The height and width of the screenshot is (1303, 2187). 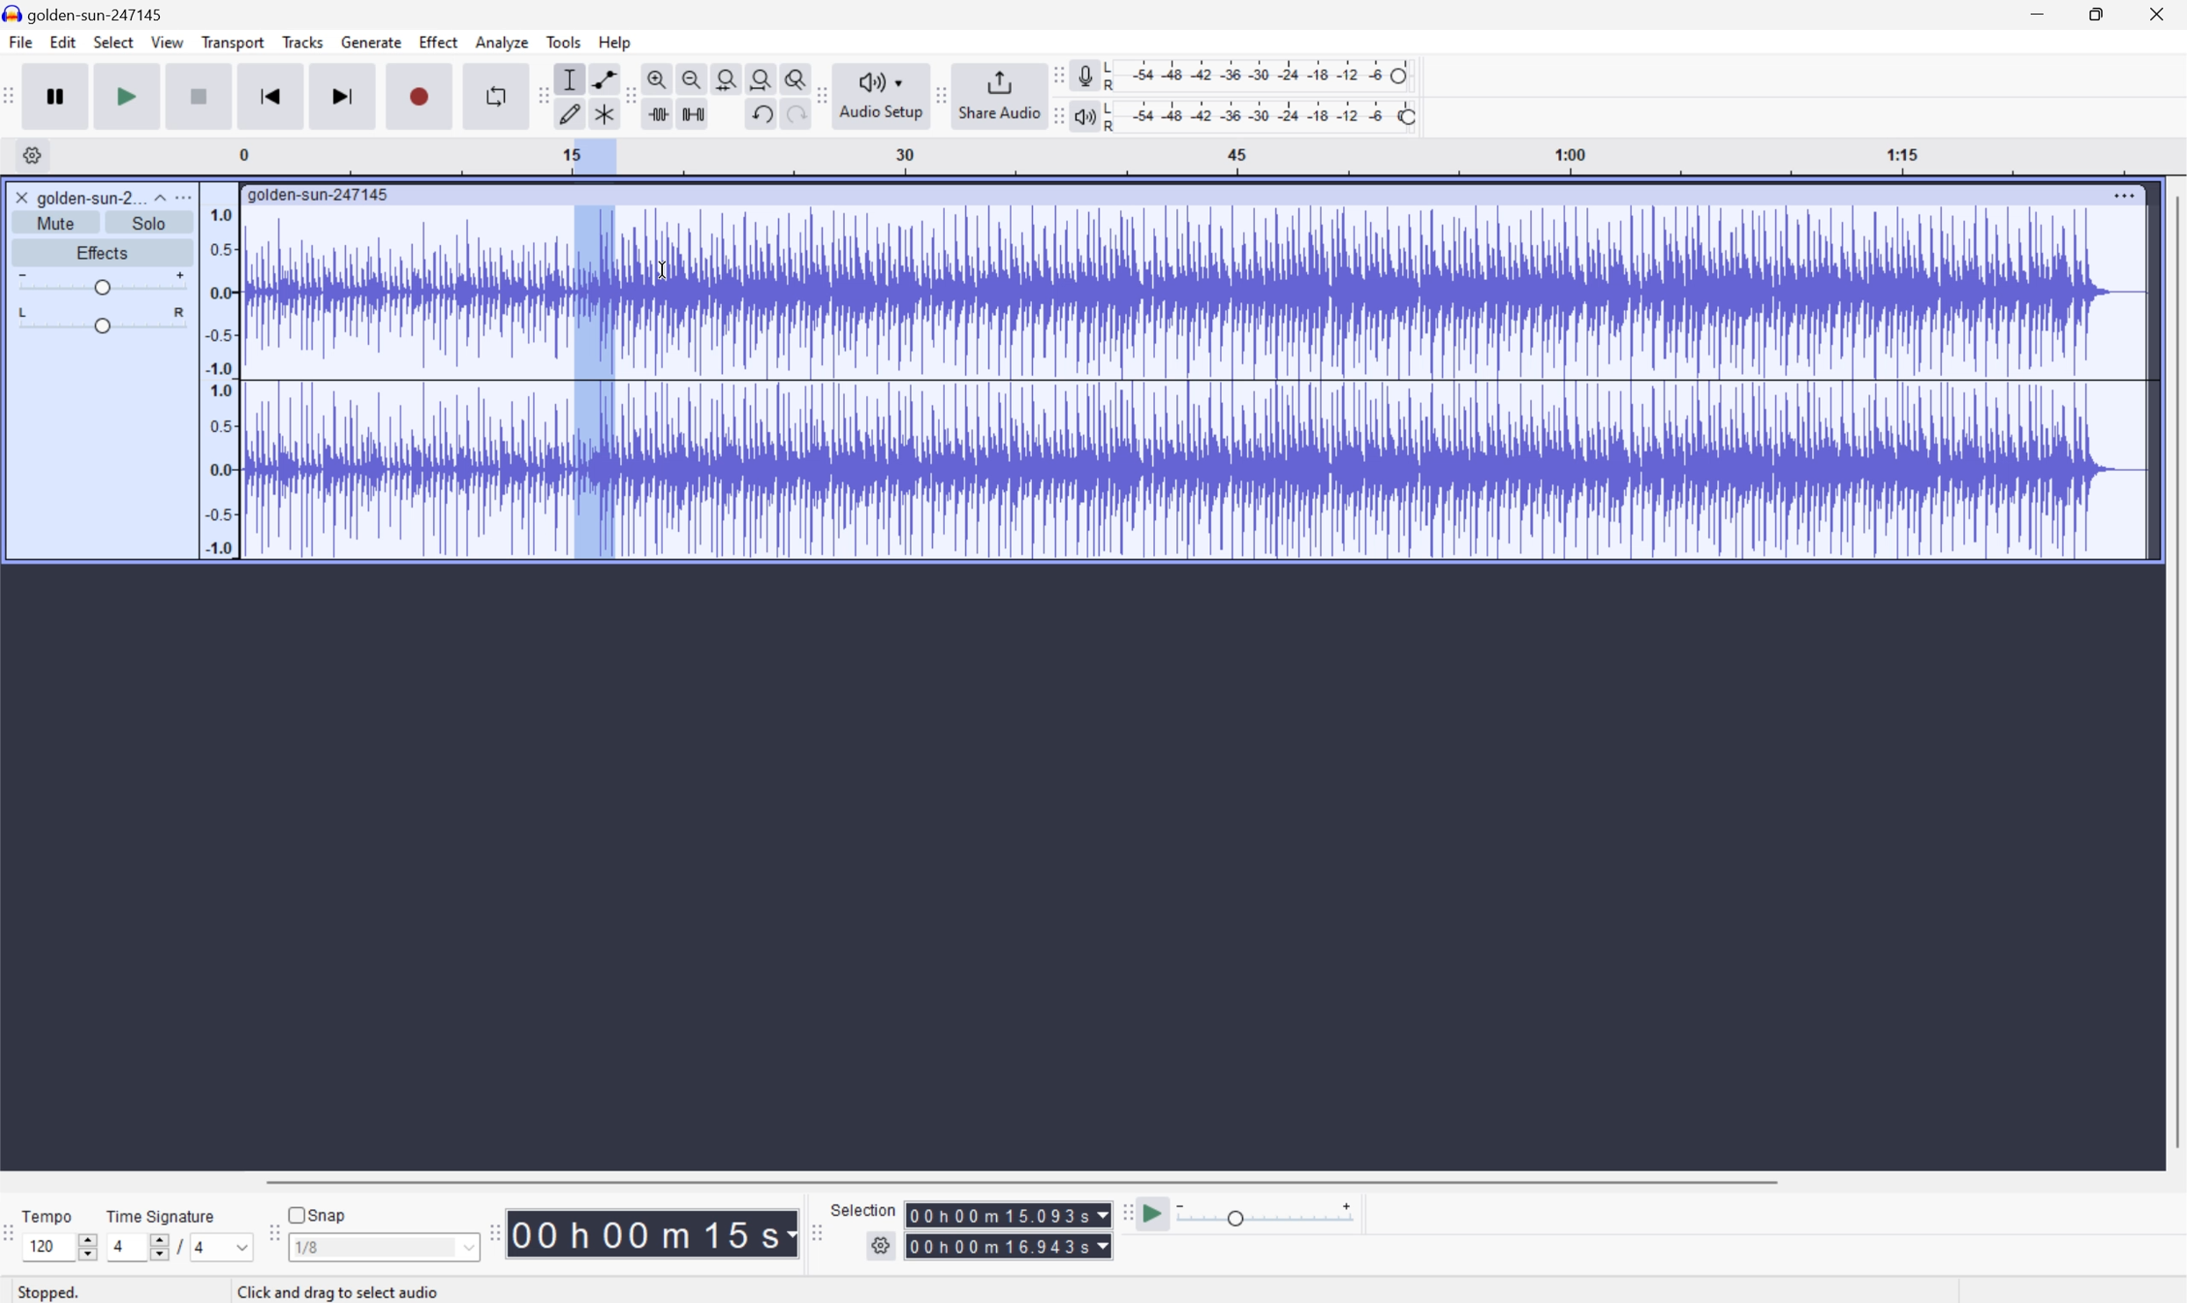 What do you see at coordinates (2125, 191) in the screenshot?
I see `More` at bounding box center [2125, 191].